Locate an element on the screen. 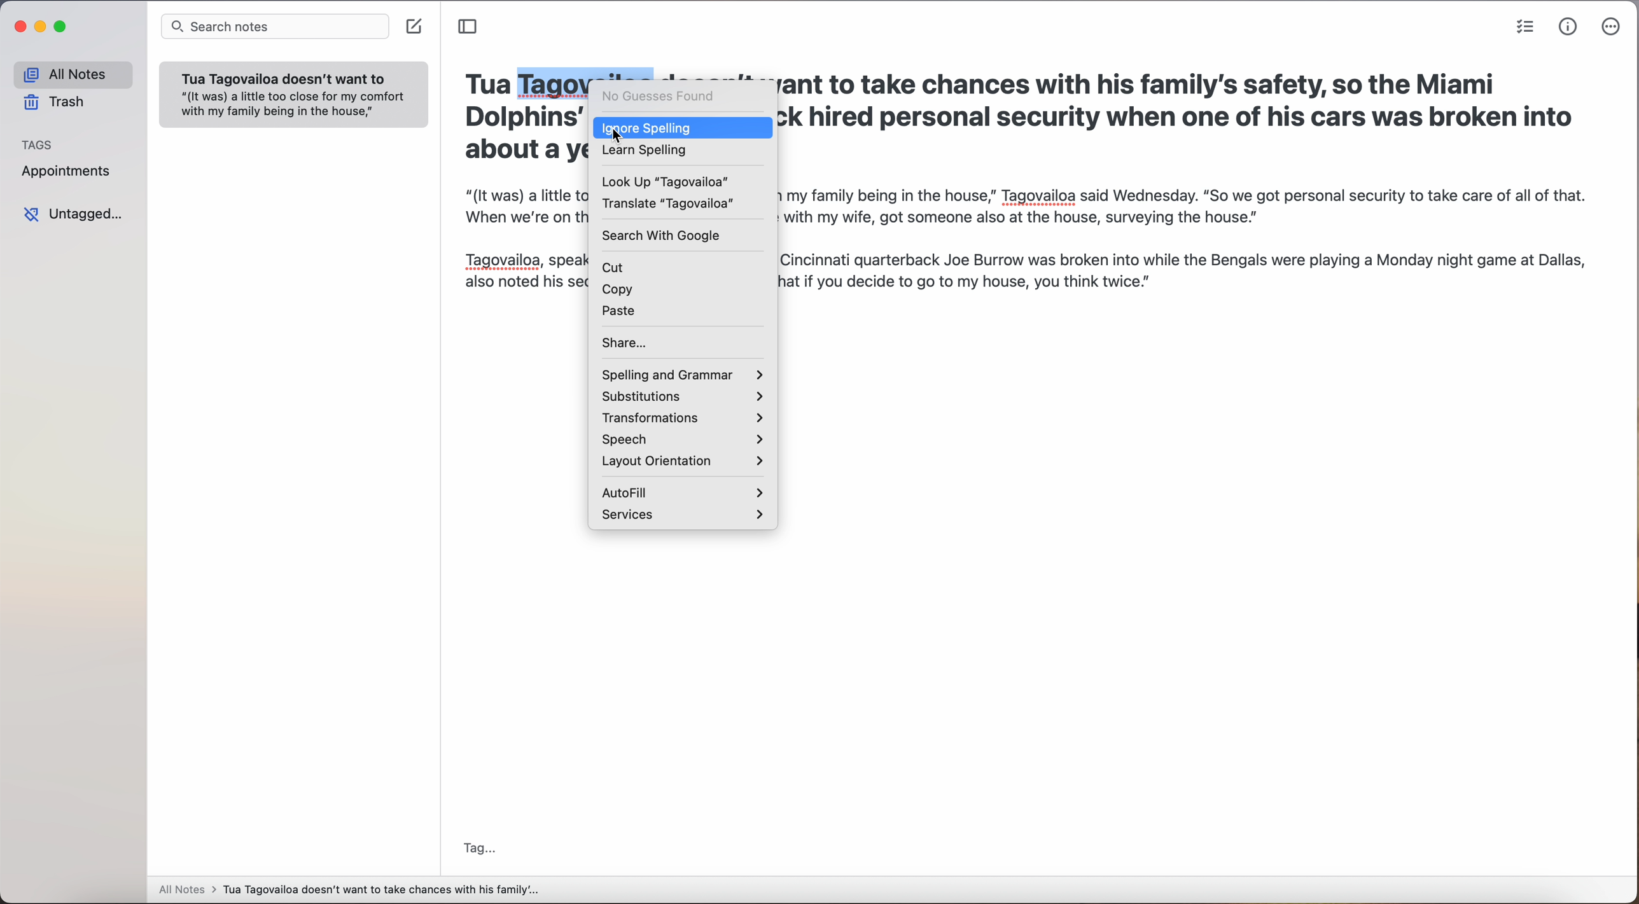  speech is located at coordinates (684, 439).